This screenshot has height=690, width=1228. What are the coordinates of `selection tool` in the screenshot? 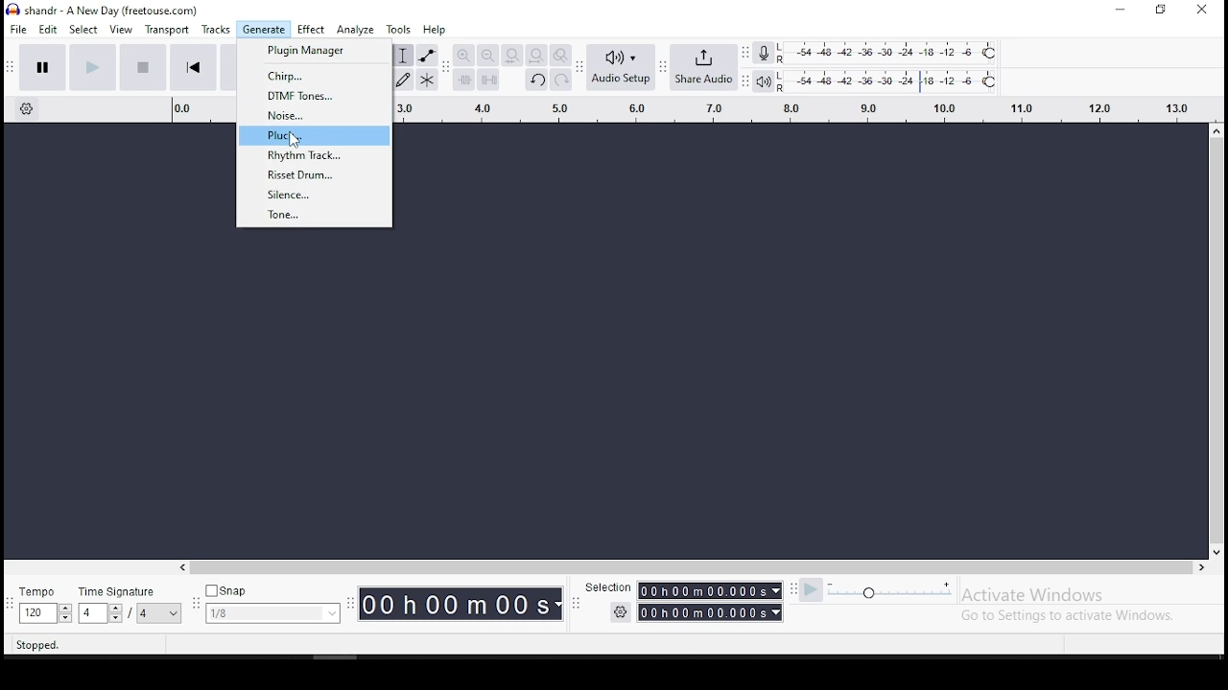 It's located at (402, 55).